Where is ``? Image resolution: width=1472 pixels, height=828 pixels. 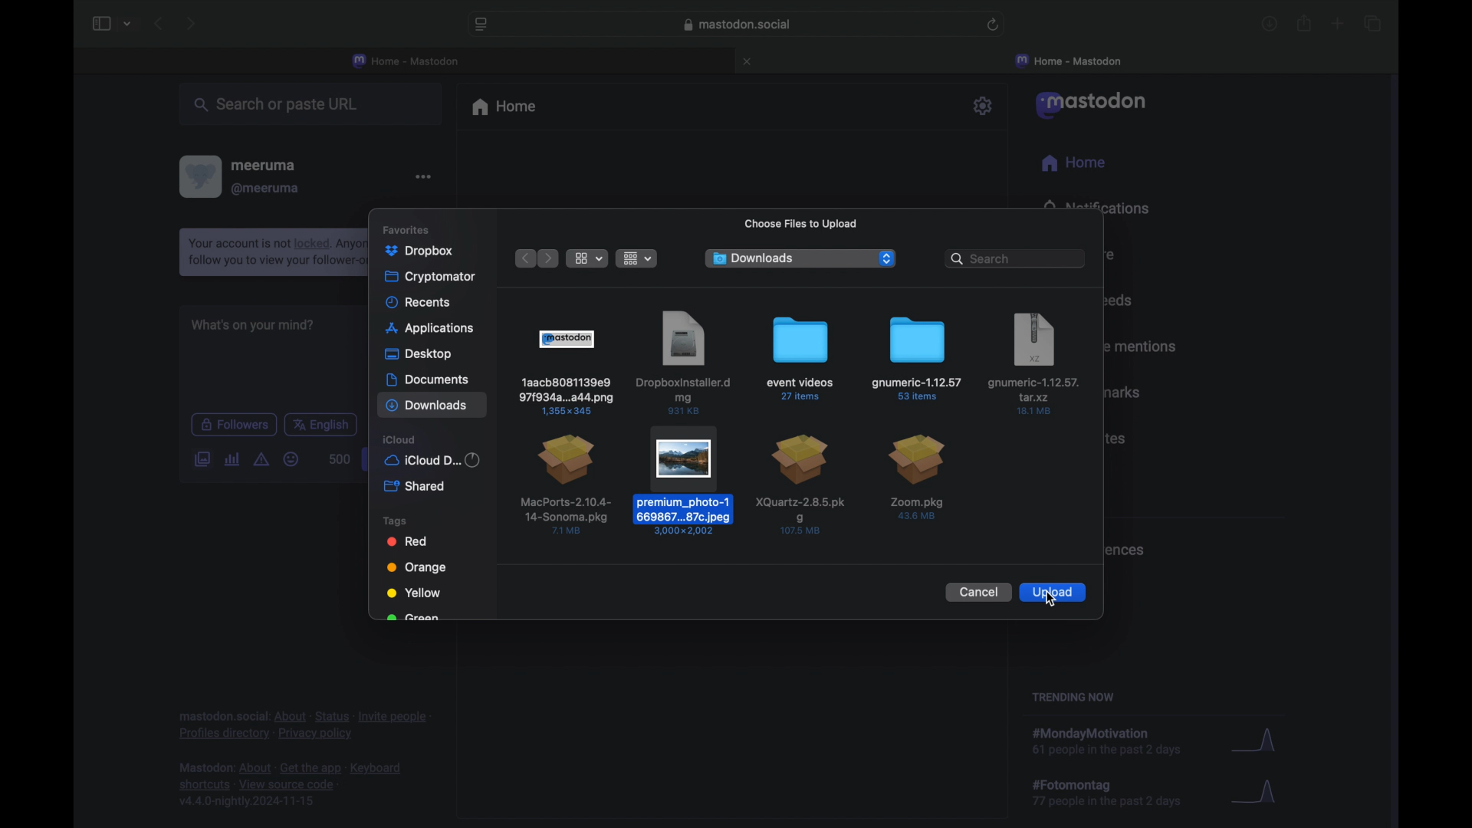
 is located at coordinates (429, 278).